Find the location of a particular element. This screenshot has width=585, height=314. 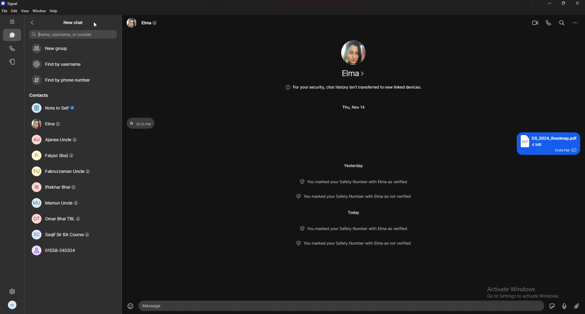

contact is located at coordinates (61, 156).